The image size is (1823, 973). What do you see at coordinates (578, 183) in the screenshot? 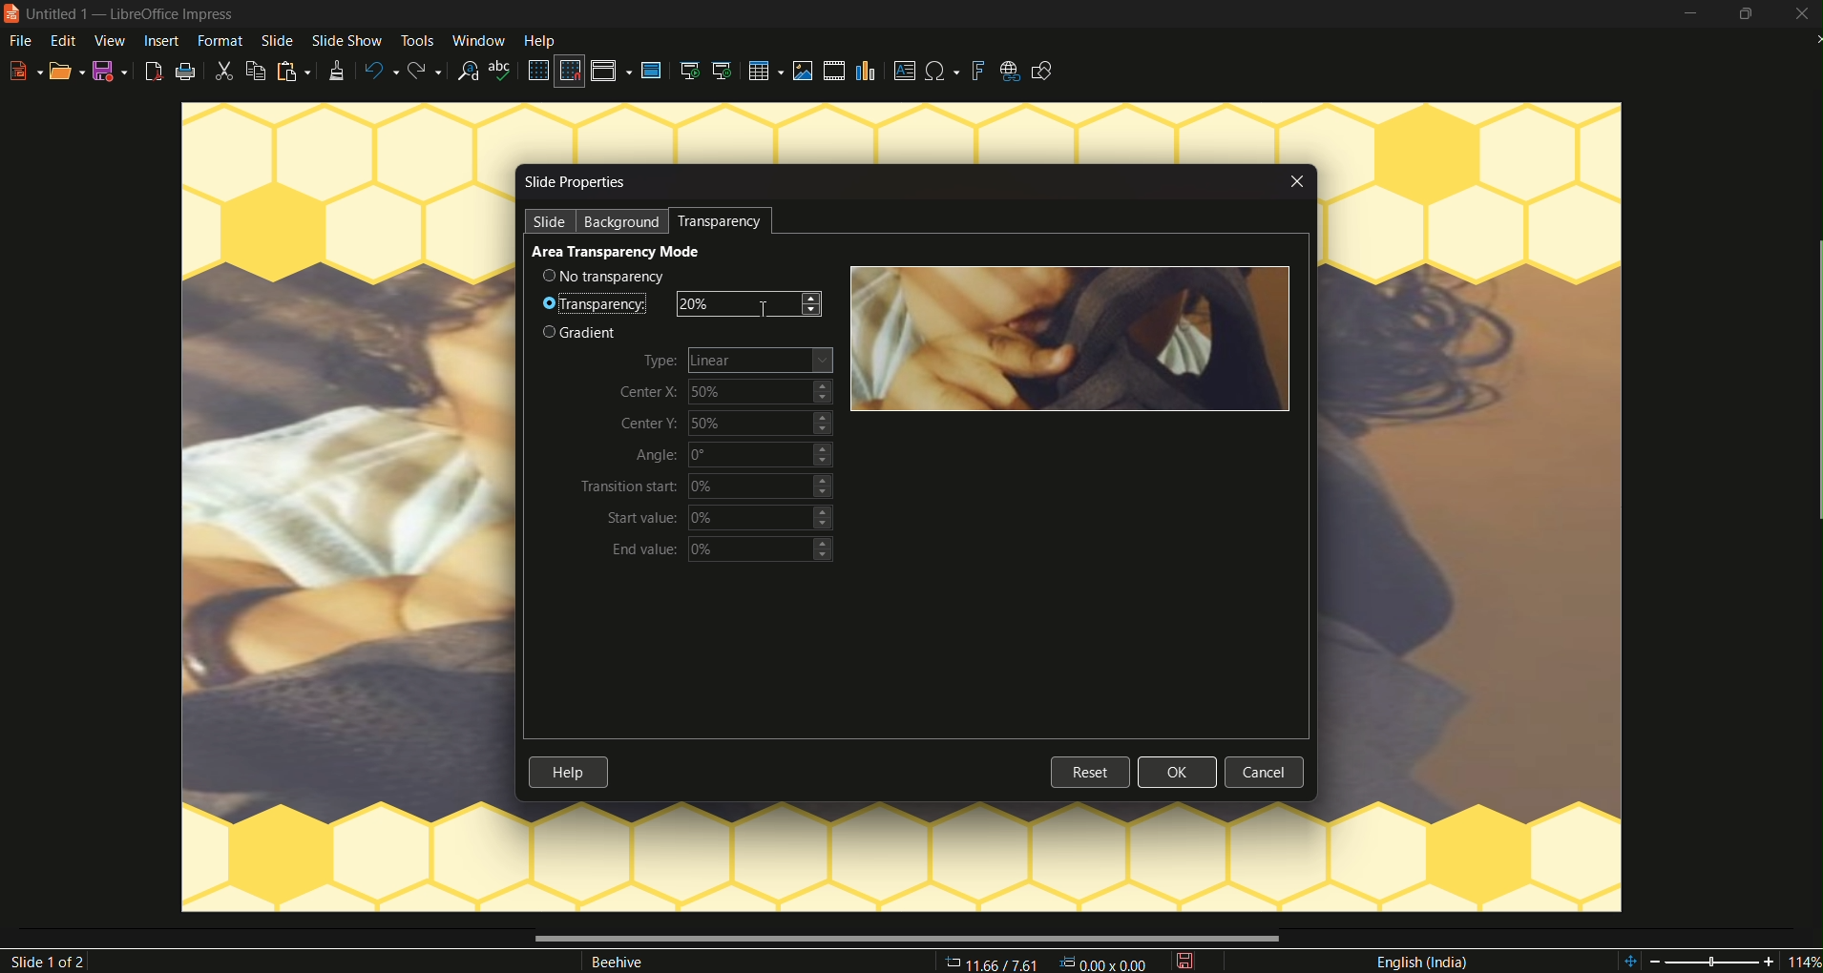
I see `slide properties` at bounding box center [578, 183].